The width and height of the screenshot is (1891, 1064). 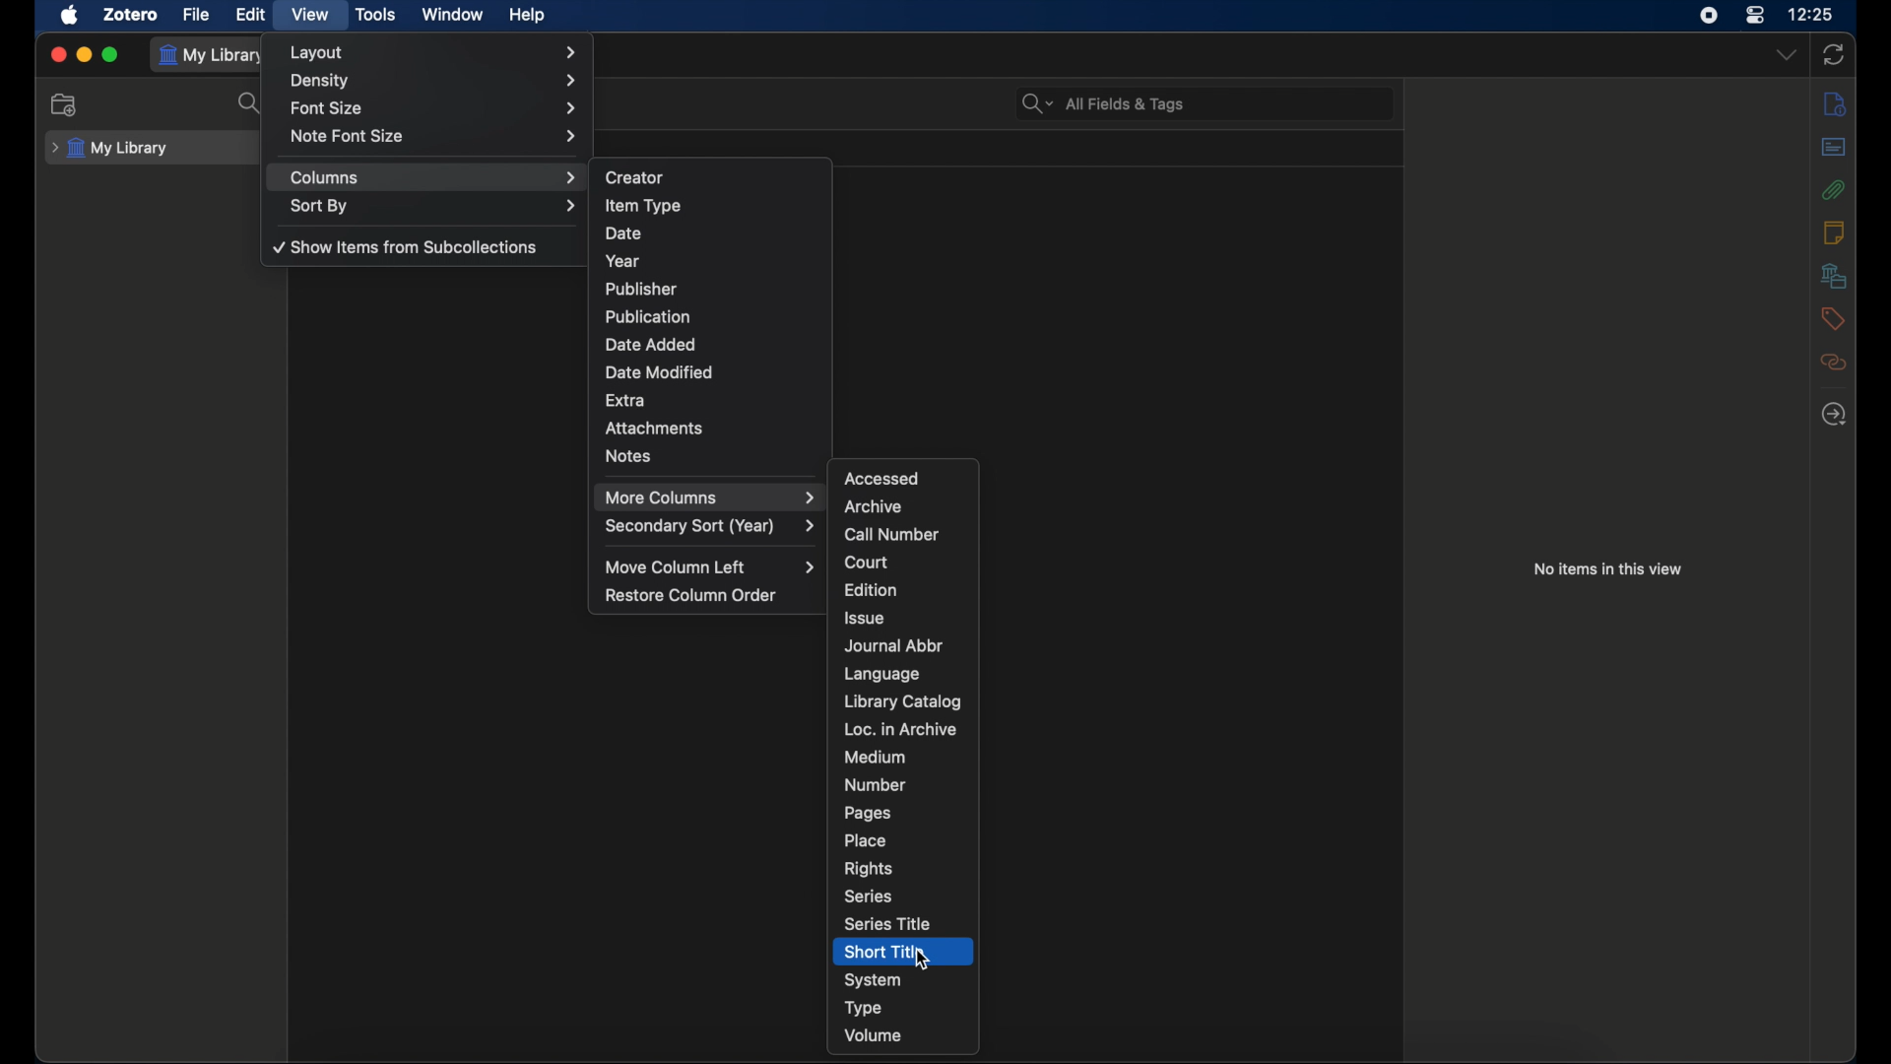 What do you see at coordinates (1832, 318) in the screenshot?
I see `tags` at bounding box center [1832, 318].